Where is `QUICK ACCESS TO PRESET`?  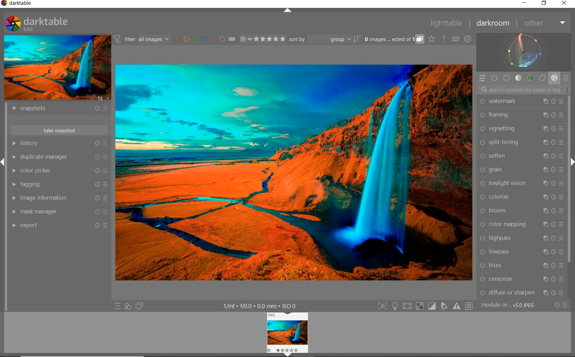 QUICK ACCESS TO PRESET is located at coordinates (117, 306).